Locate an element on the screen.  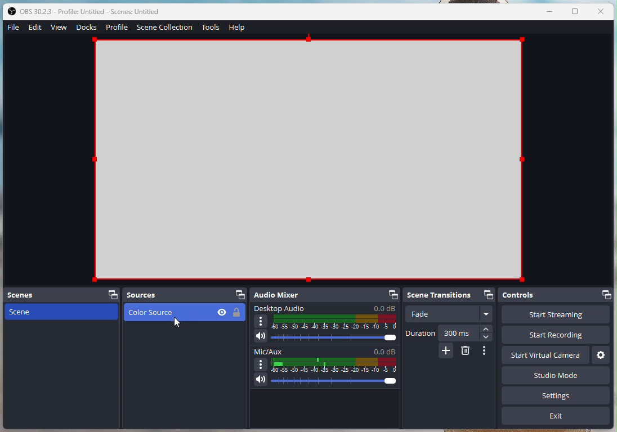
Color Source is located at coordinates (182, 314).